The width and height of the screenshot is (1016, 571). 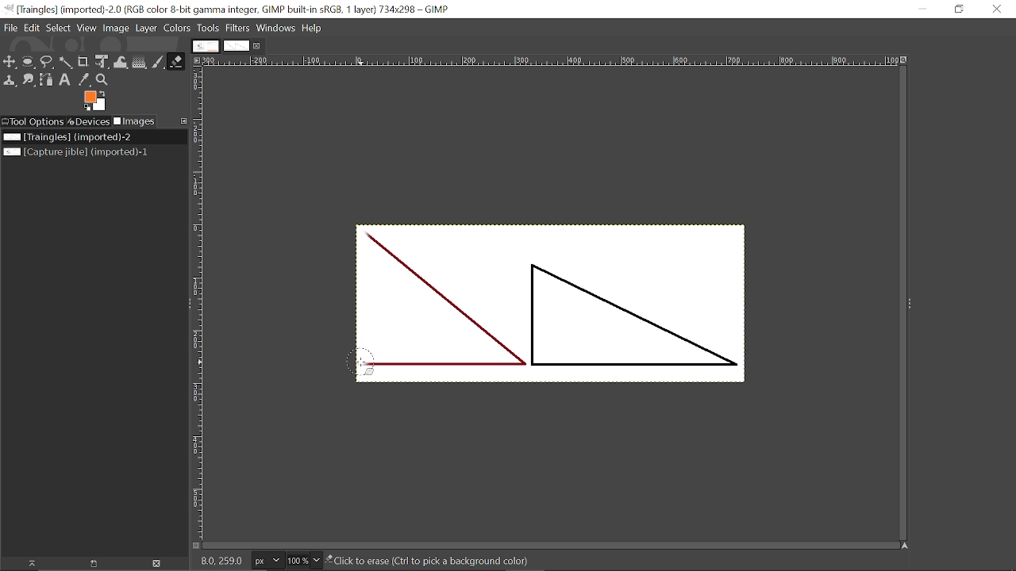 What do you see at coordinates (906, 61) in the screenshot?
I see `Zoom when window size changes` at bounding box center [906, 61].